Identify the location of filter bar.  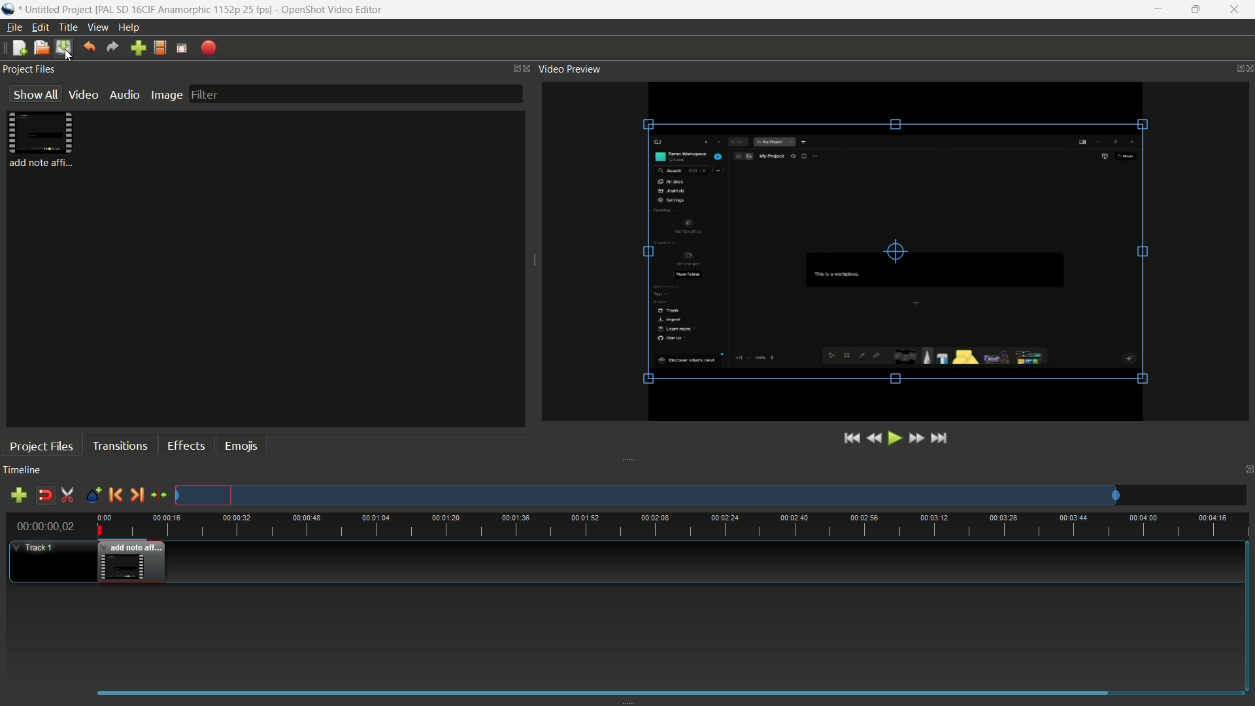
(357, 94).